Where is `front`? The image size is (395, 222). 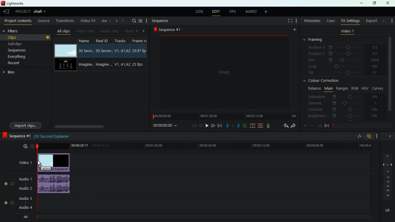
front is located at coordinates (327, 125).